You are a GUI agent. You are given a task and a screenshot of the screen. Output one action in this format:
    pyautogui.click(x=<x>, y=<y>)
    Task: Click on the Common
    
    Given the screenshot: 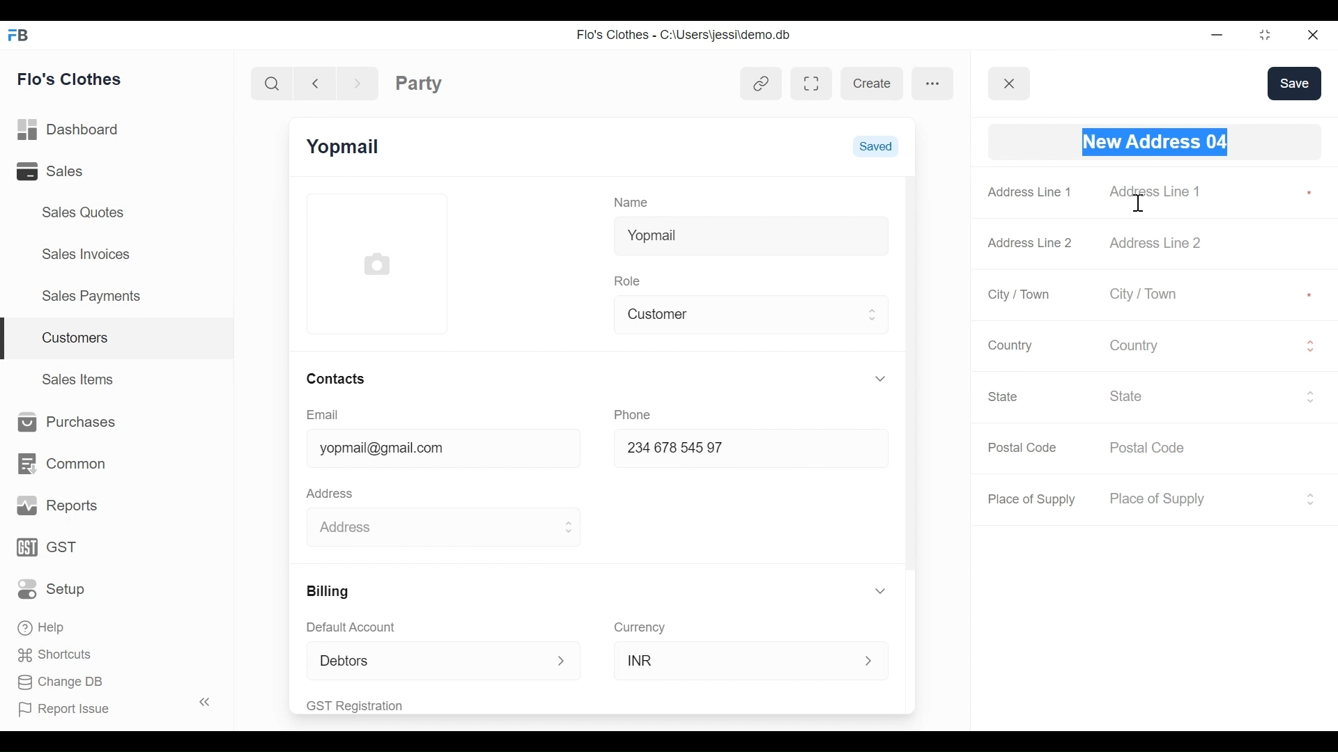 What is the action you would take?
    pyautogui.click(x=60, y=464)
    